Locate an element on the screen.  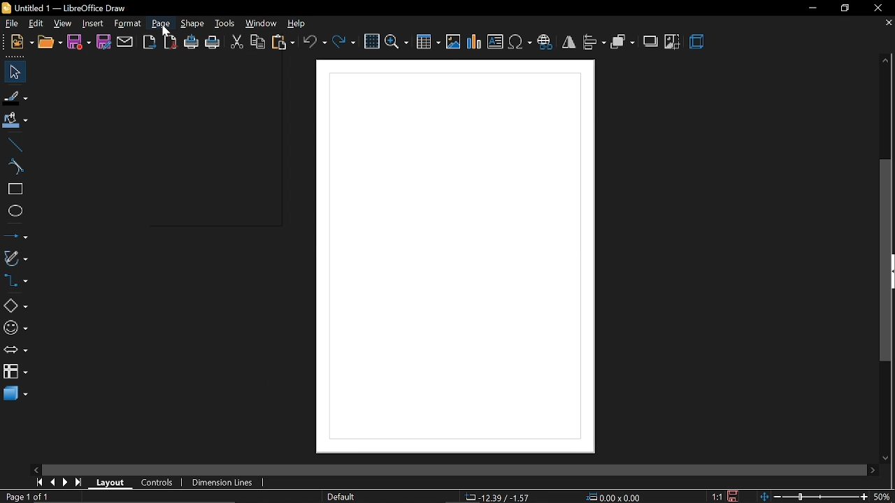
attach is located at coordinates (127, 42).